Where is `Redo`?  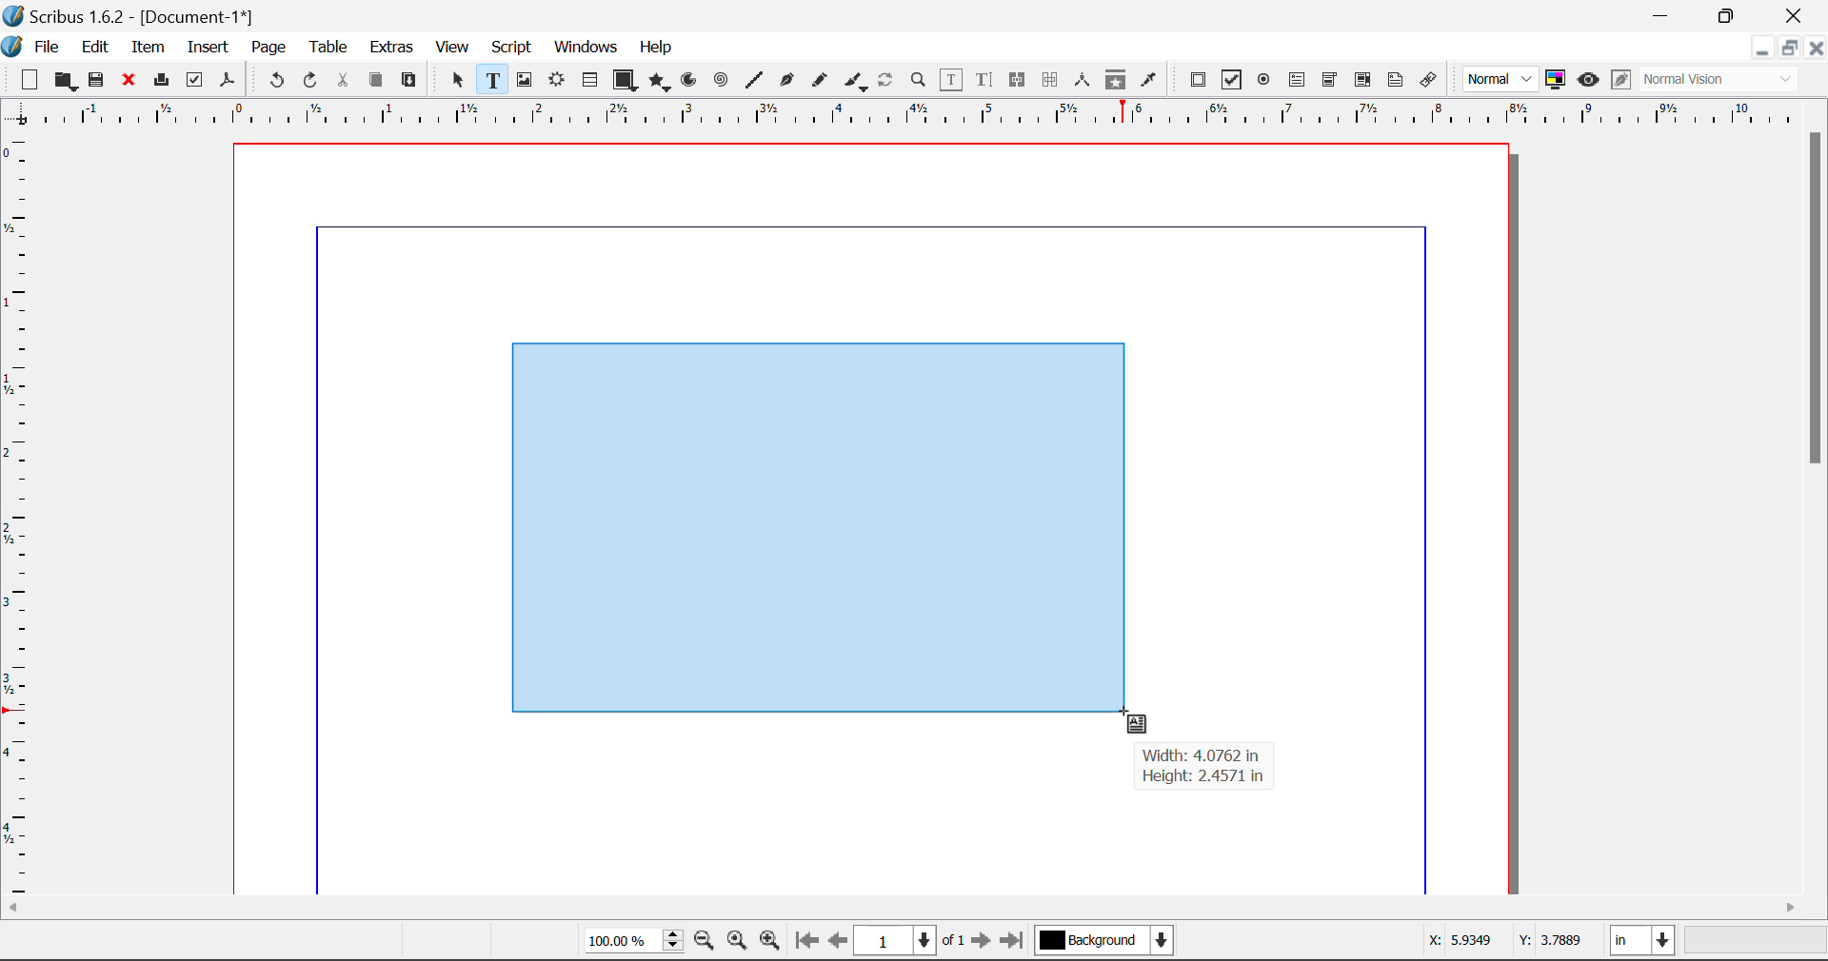
Redo is located at coordinates (314, 81).